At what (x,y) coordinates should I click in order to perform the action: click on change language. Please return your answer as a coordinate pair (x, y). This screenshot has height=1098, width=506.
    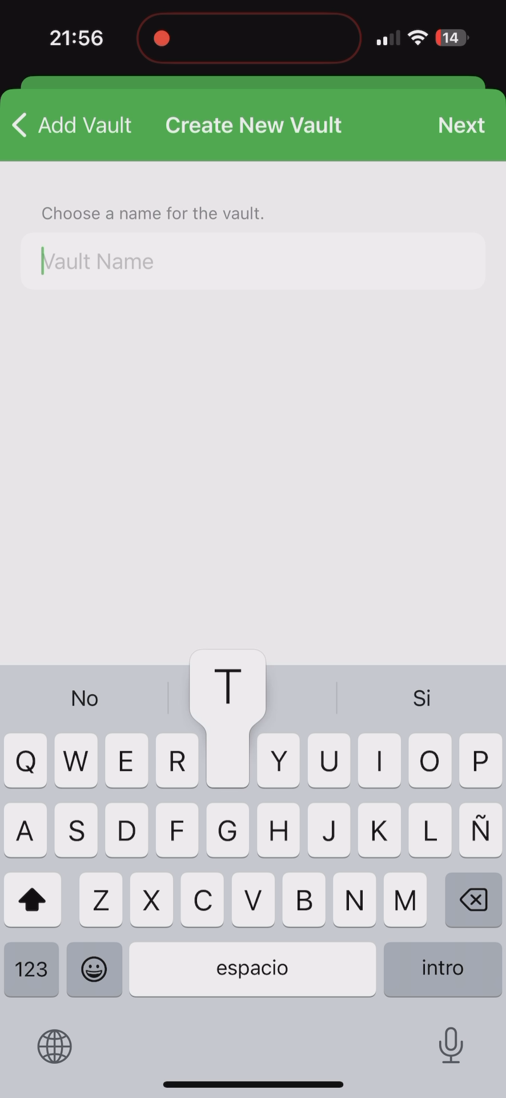
    Looking at the image, I should click on (58, 1048).